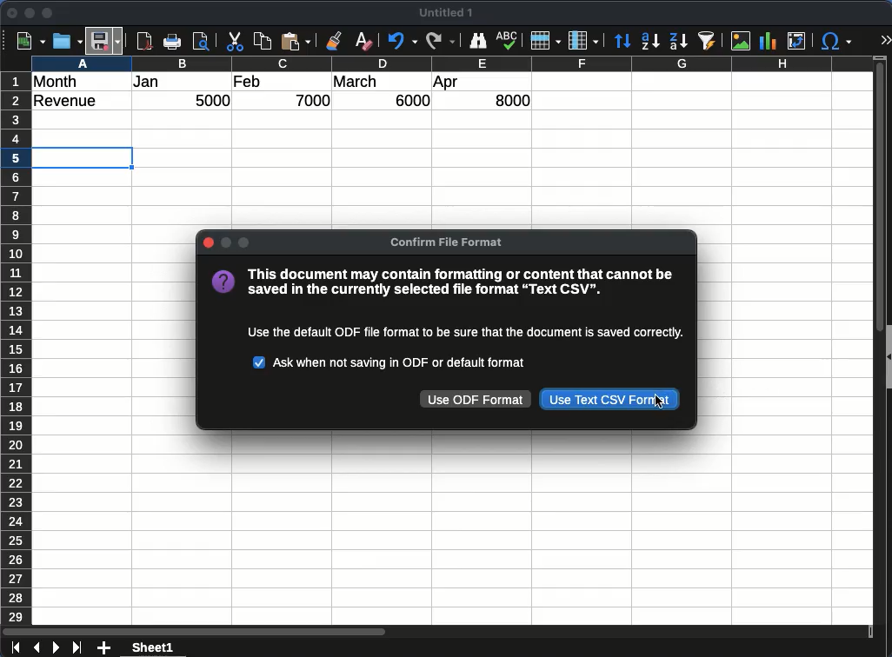  What do you see at coordinates (70, 102) in the screenshot?
I see `revenue` at bounding box center [70, 102].